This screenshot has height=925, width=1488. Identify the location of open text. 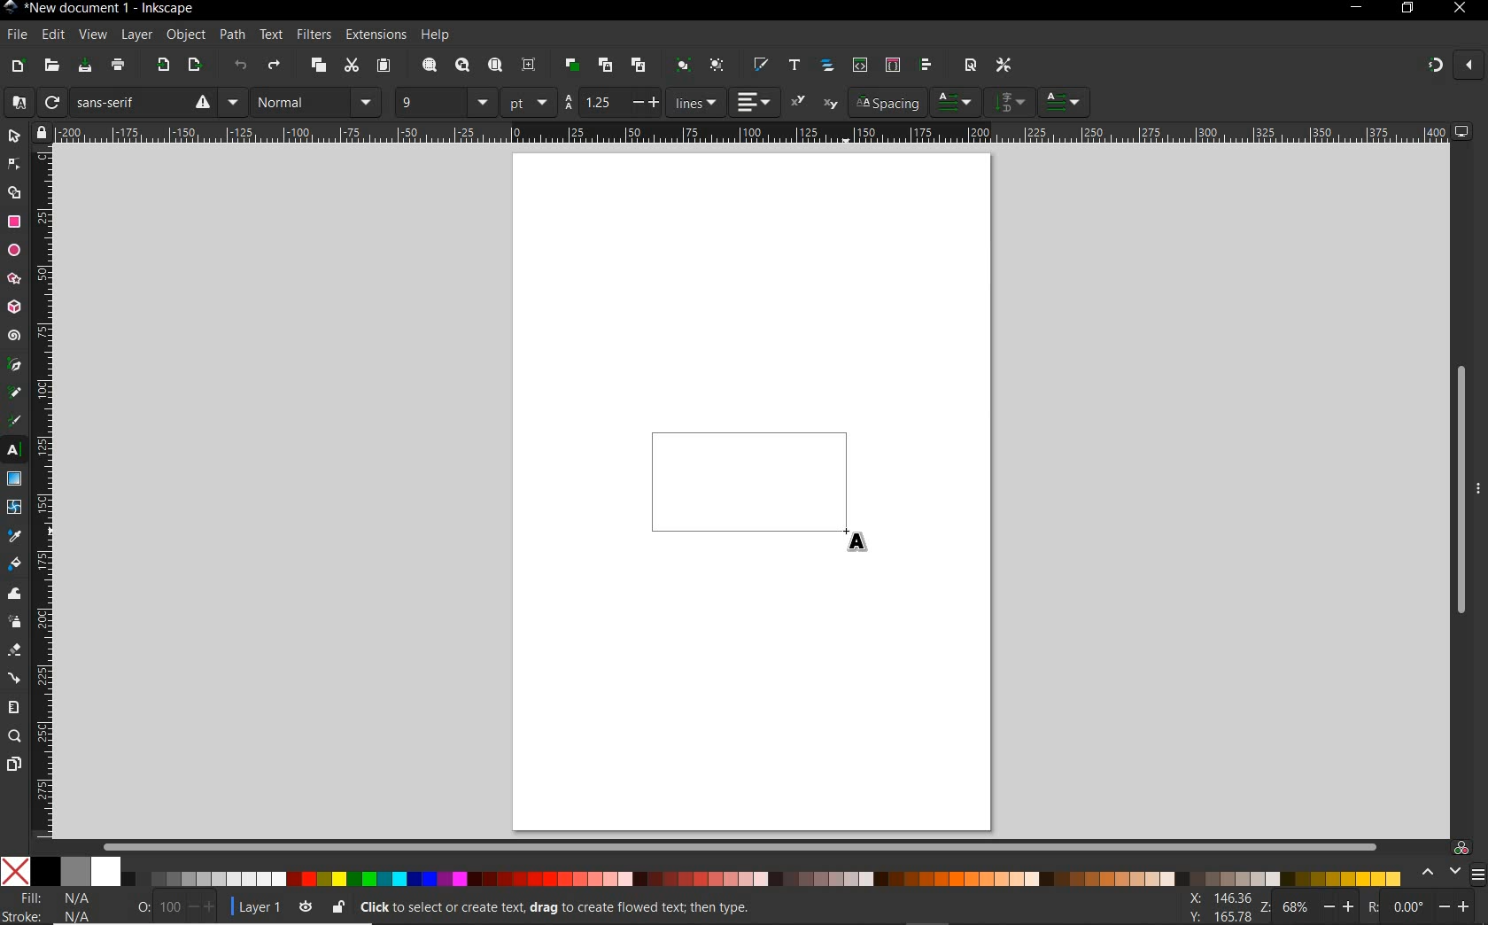
(794, 64).